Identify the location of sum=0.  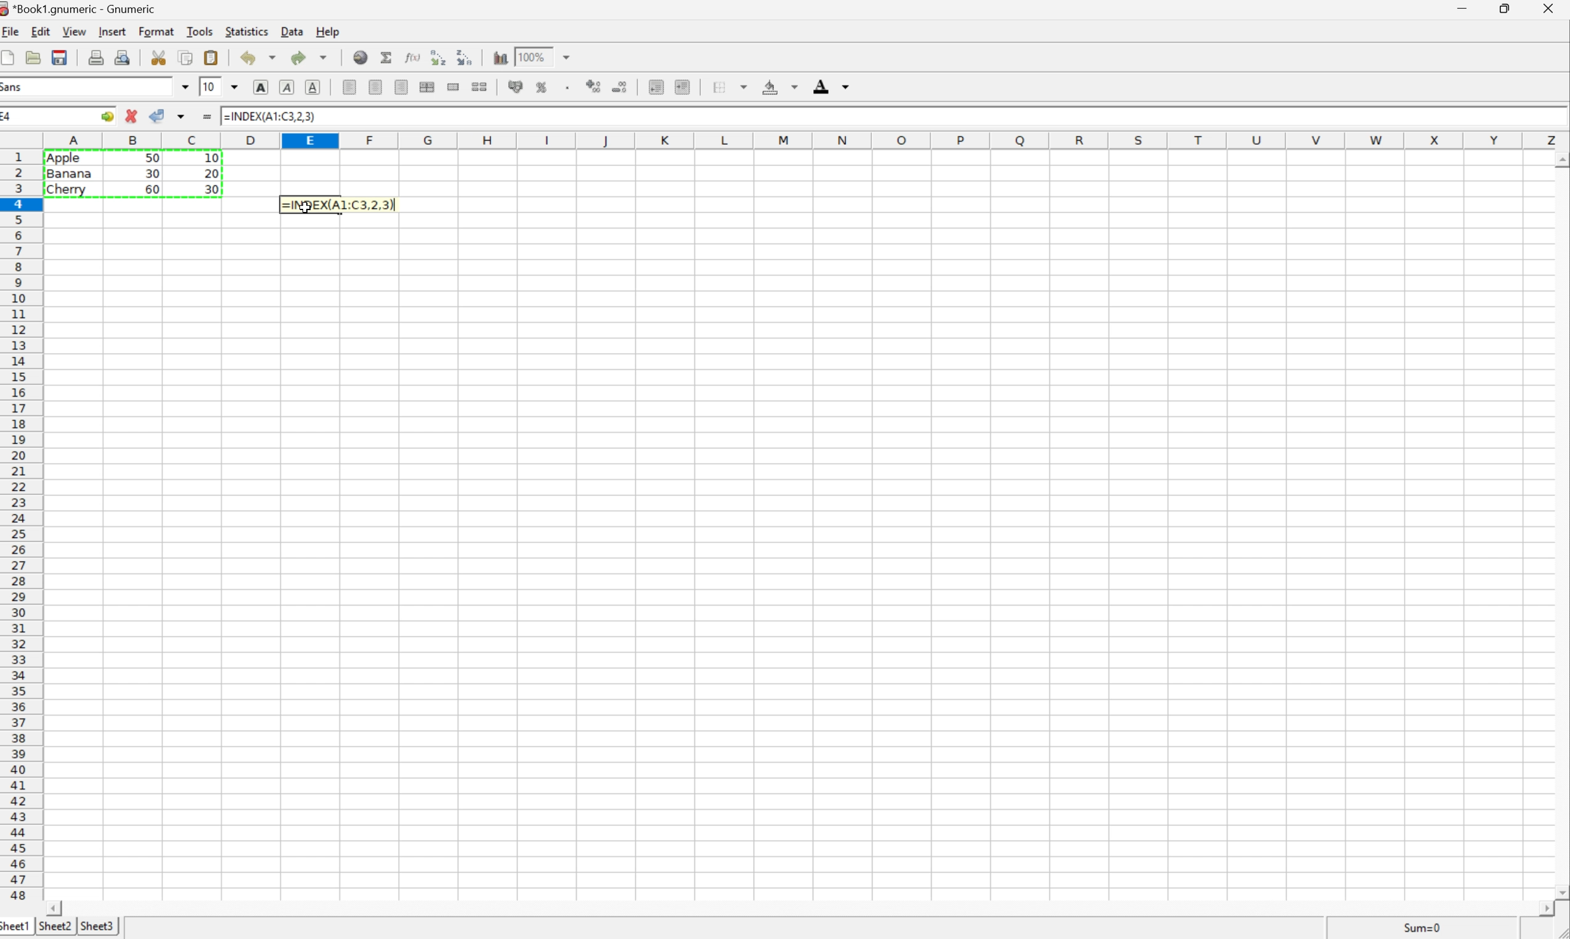
(1422, 927).